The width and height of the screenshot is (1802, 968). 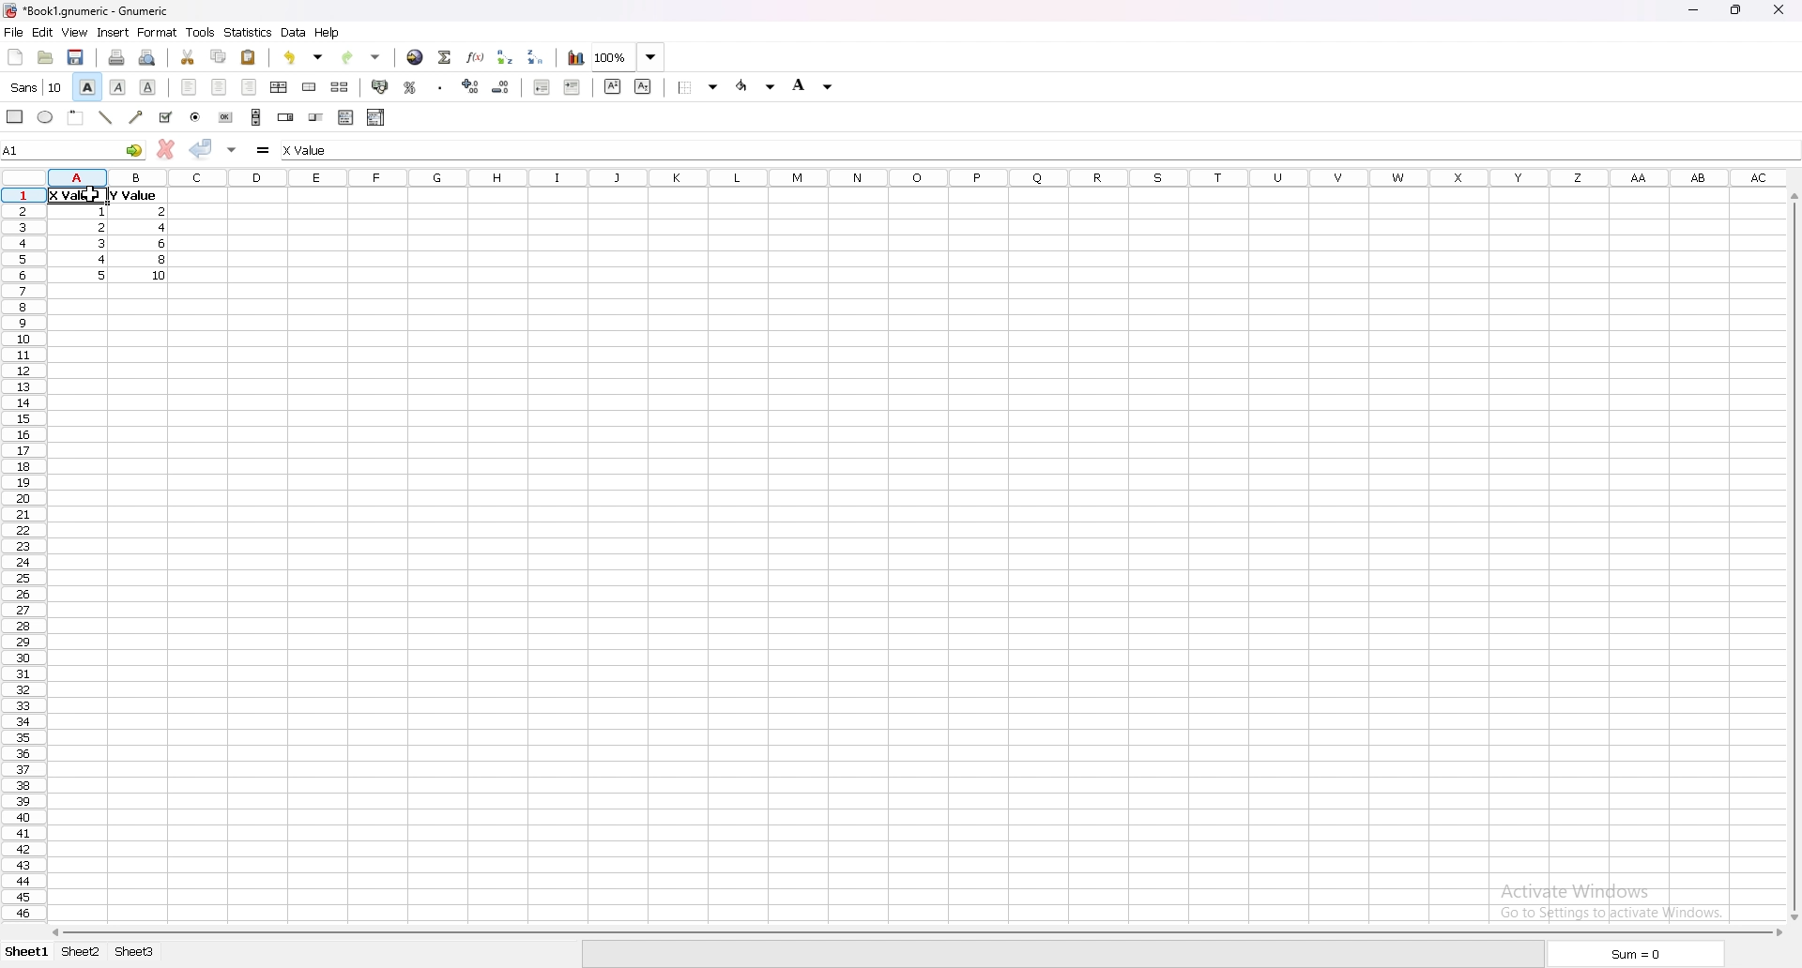 I want to click on subscript, so click(x=644, y=85).